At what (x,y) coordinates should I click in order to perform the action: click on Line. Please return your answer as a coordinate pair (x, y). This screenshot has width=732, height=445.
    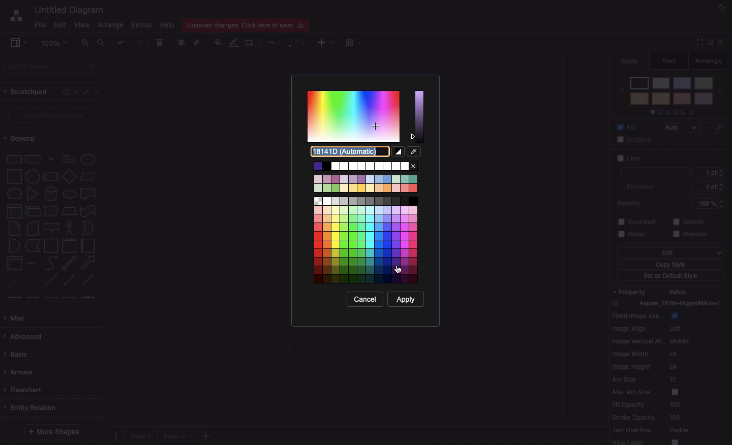
    Looking at the image, I should click on (652, 165).